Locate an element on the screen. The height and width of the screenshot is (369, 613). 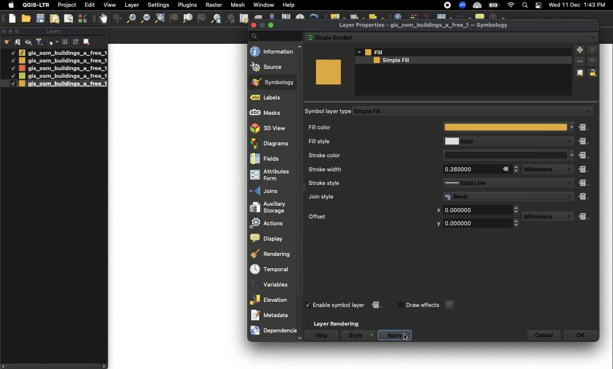
 is located at coordinates (4, 19).